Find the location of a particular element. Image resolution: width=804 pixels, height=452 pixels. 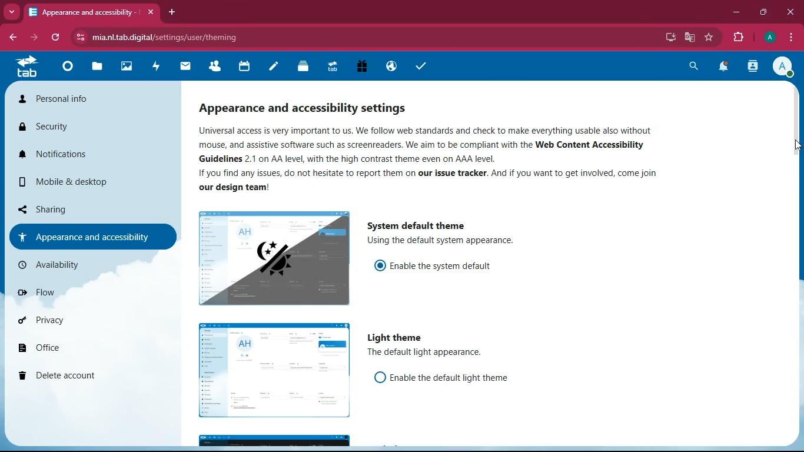

home is located at coordinates (67, 69).